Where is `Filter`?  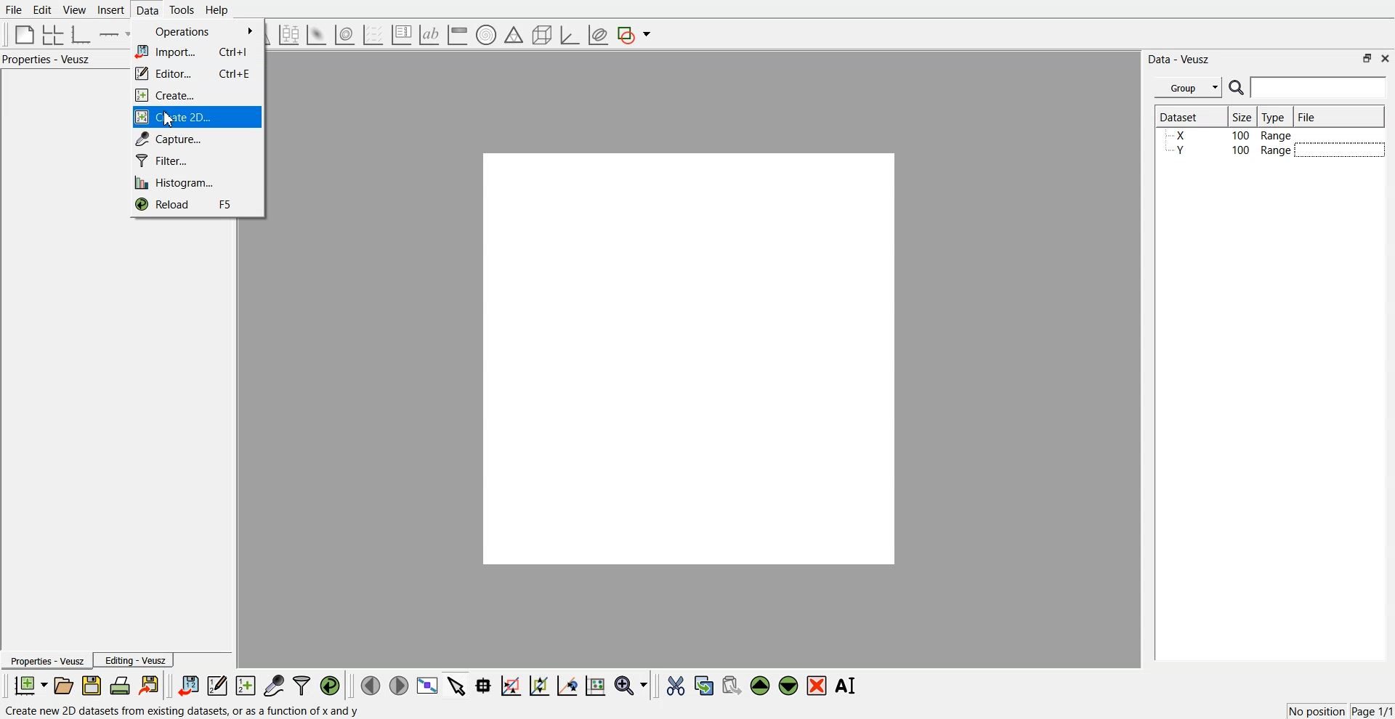
Filter is located at coordinates (196, 160).